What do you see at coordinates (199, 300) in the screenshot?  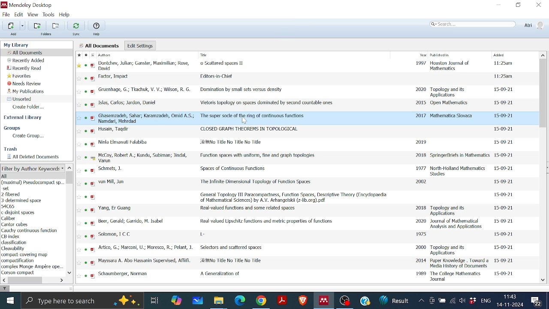 I see `Whiteboard` at bounding box center [199, 300].